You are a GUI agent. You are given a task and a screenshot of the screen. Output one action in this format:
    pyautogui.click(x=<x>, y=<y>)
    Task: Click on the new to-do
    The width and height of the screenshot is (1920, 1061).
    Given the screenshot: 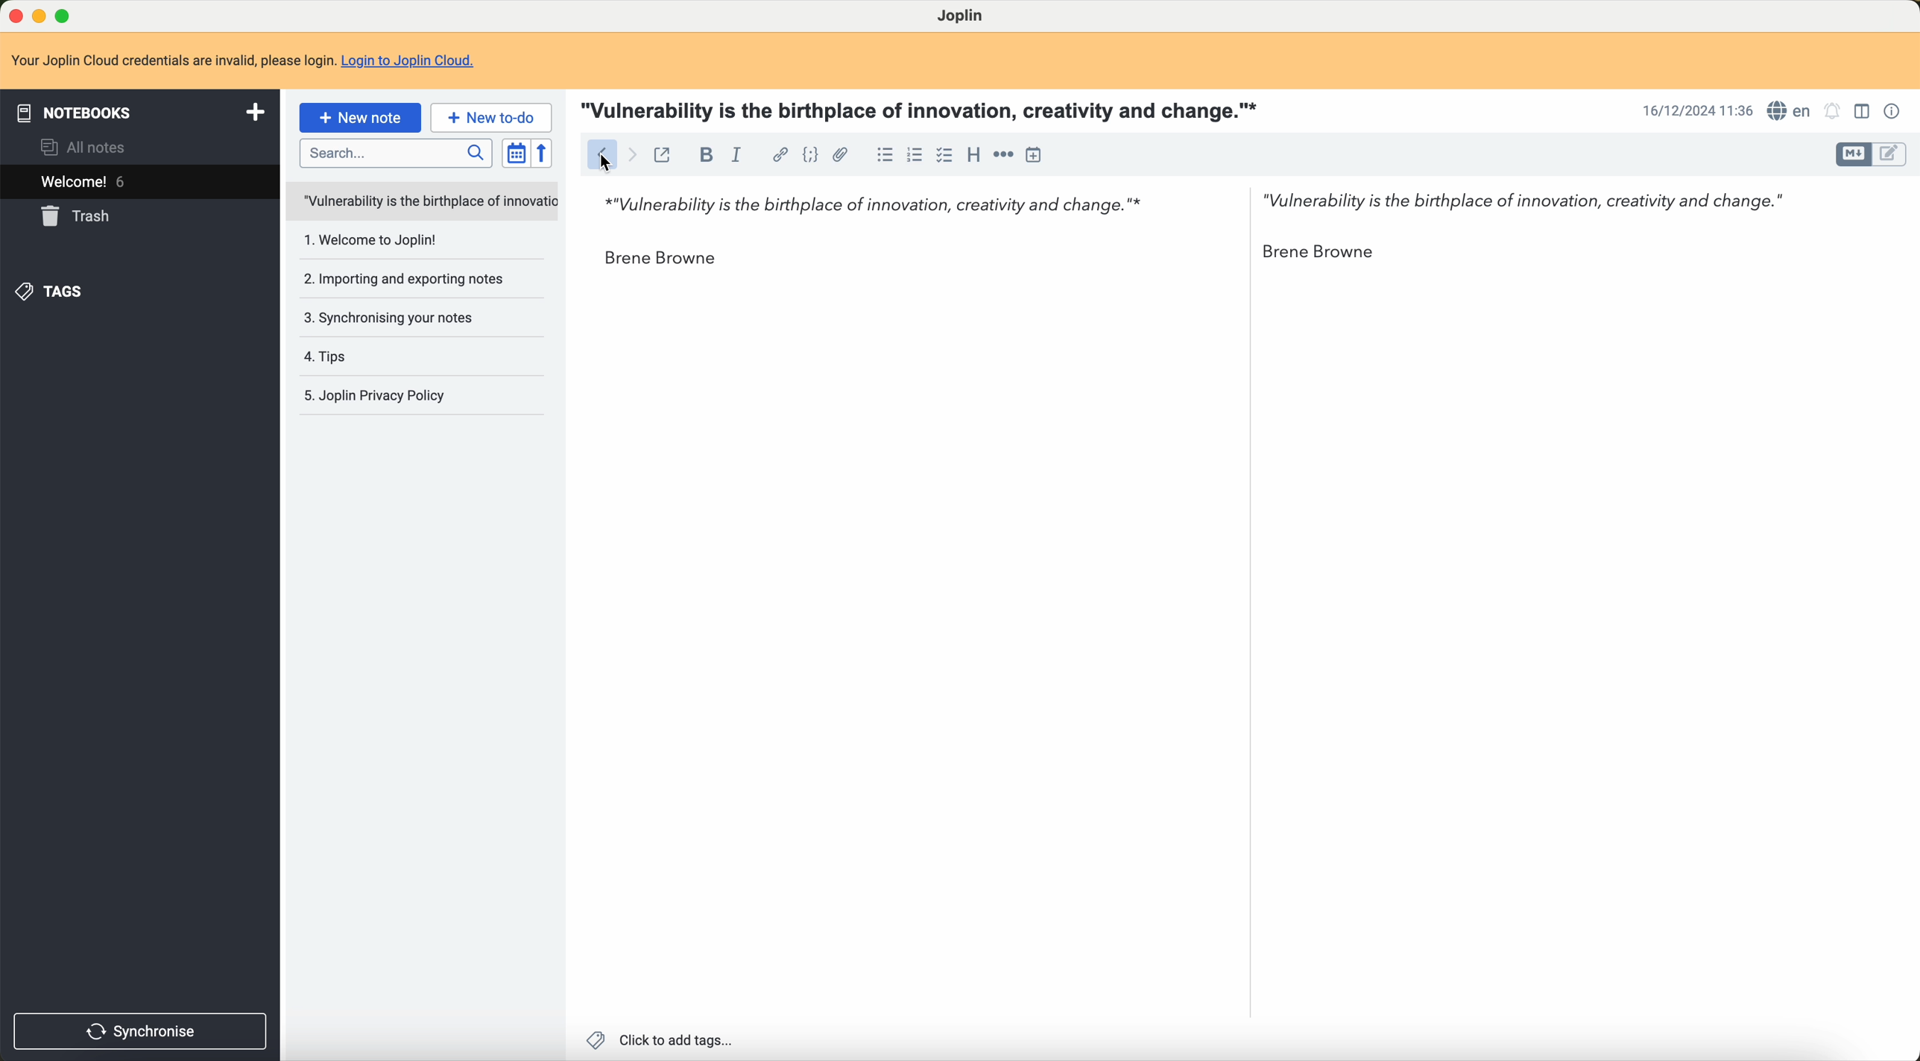 What is the action you would take?
    pyautogui.click(x=490, y=119)
    